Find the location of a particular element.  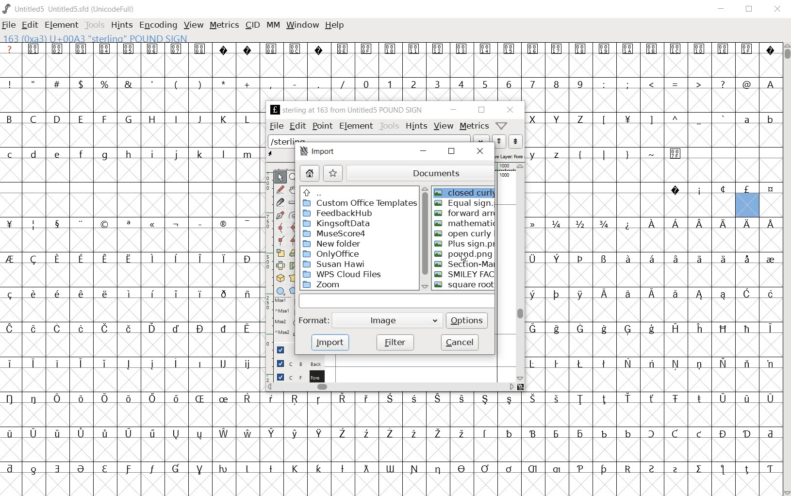

I is located at coordinates (176, 119).